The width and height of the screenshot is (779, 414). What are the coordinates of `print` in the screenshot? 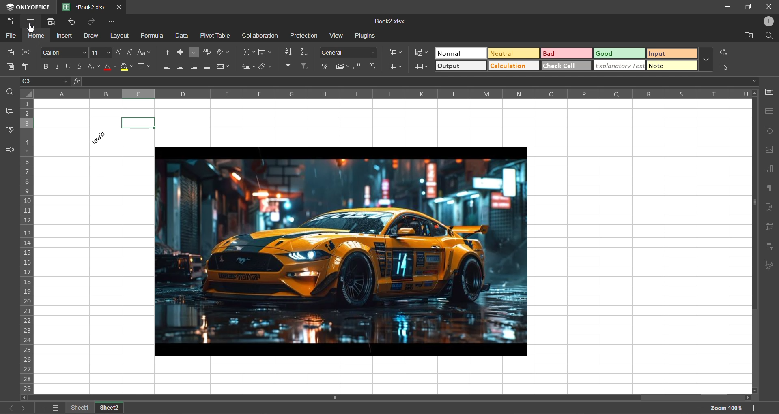 It's located at (34, 21).